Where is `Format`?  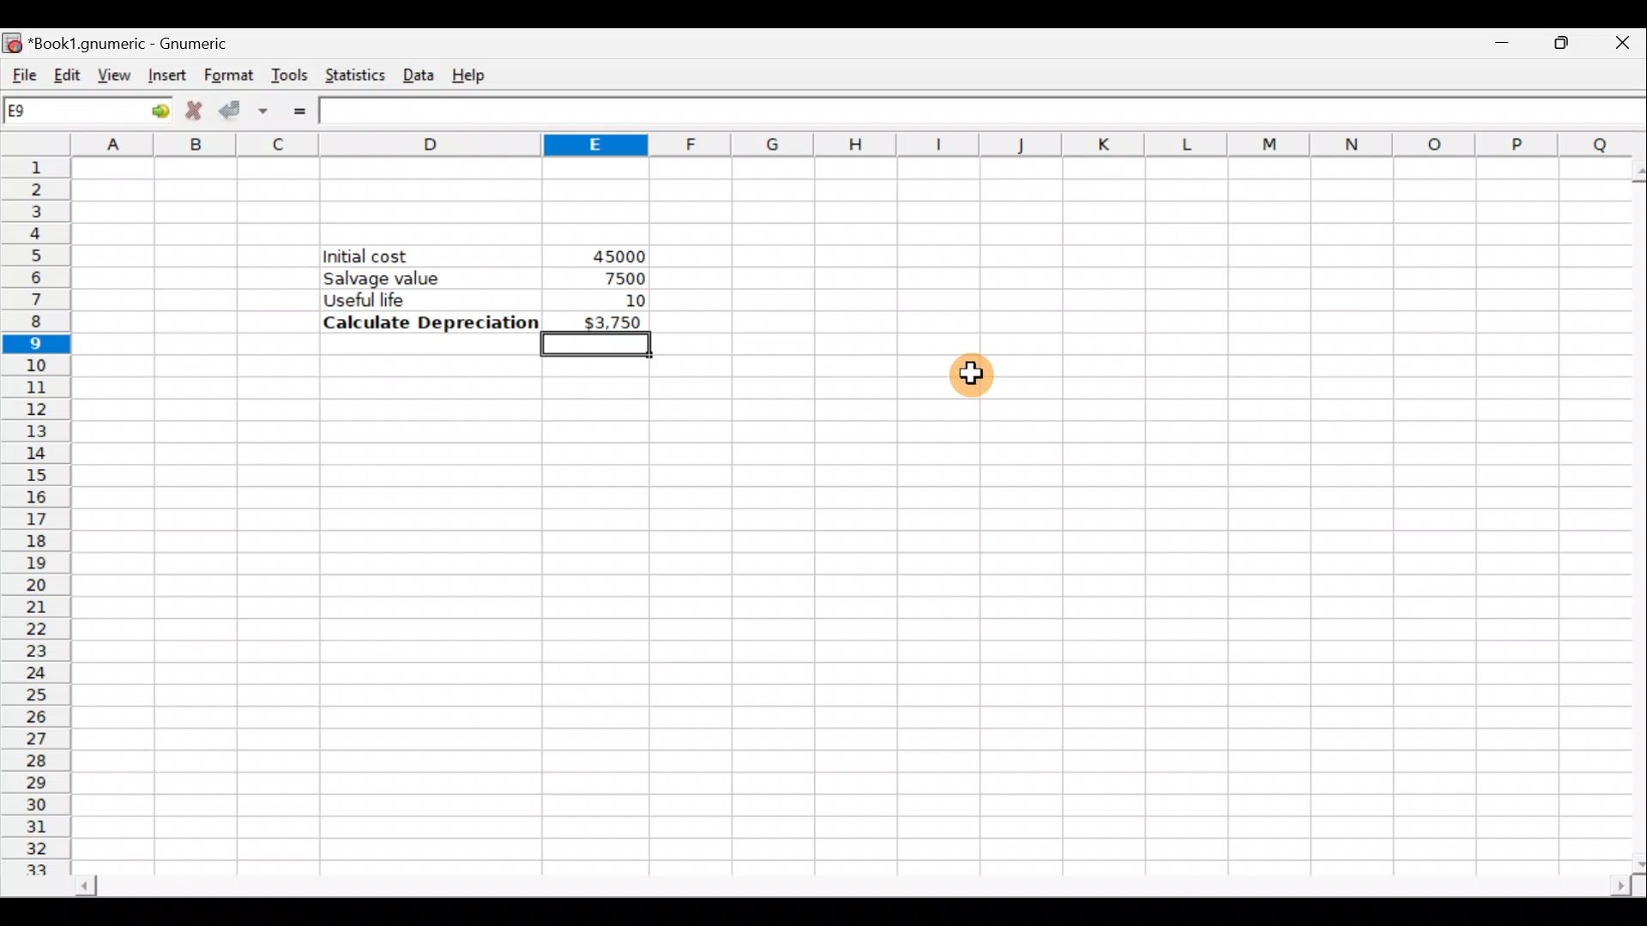 Format is located at coordinates (226, 72).